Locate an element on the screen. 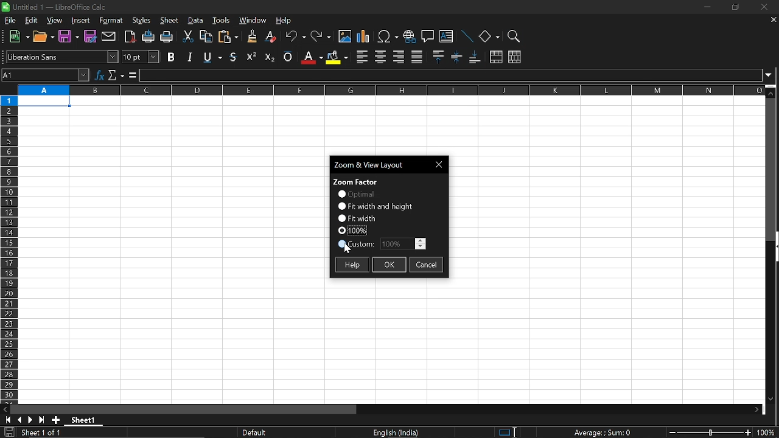 The height and width of the screenshot is (438, 779). bold is located at coordinates (172, 57).